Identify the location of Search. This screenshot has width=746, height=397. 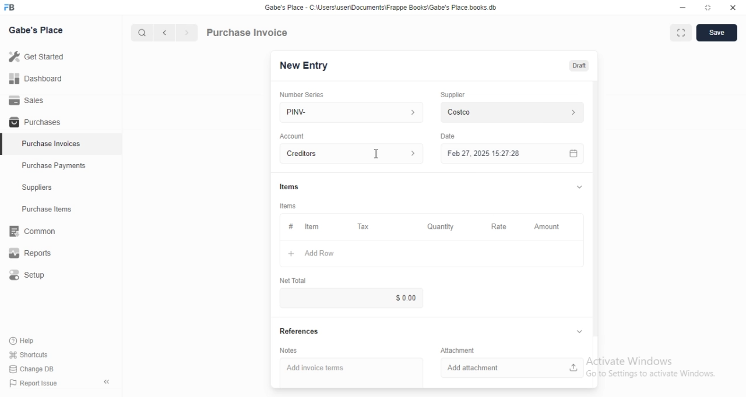
(142, 33).